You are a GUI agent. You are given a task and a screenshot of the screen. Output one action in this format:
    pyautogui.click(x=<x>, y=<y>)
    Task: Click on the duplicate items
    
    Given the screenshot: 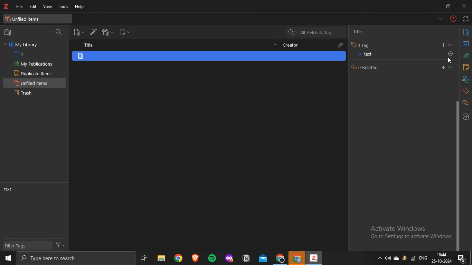 What is the action you would take?
    pyautogui.click(x=34, y=73)
    